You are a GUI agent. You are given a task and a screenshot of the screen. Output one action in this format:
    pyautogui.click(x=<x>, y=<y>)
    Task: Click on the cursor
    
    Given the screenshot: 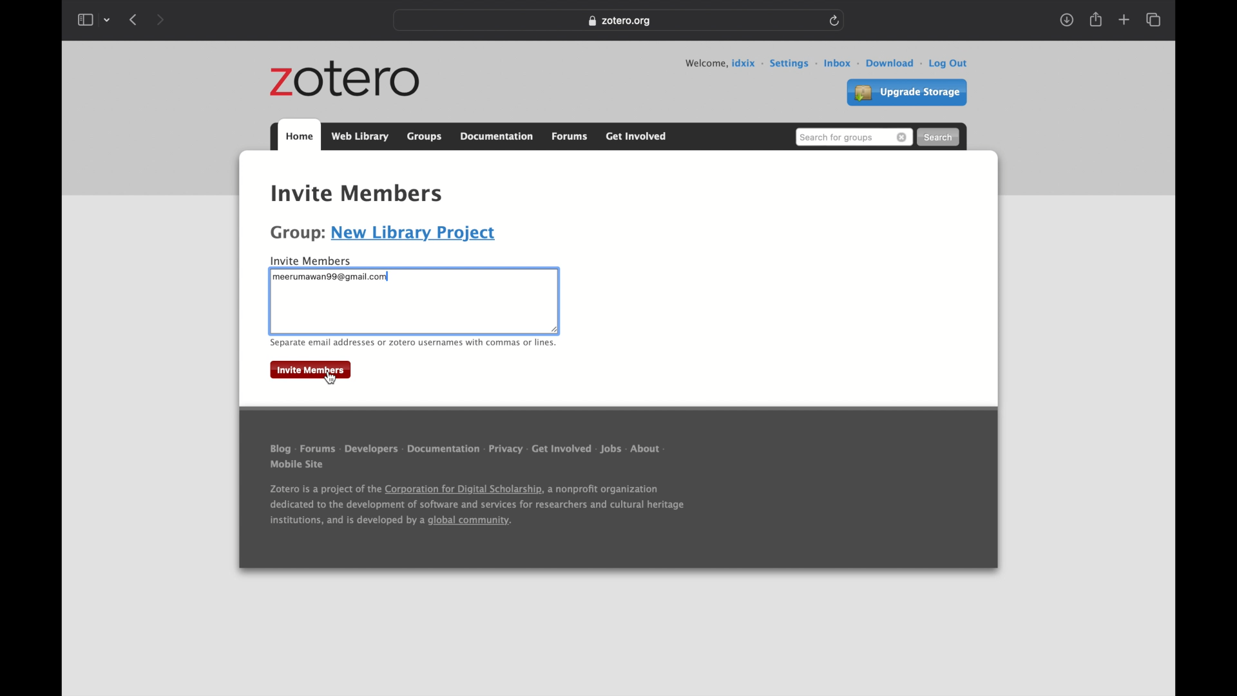 What is the action you would take?
    pyautogui.click(x=332, y=378)
    